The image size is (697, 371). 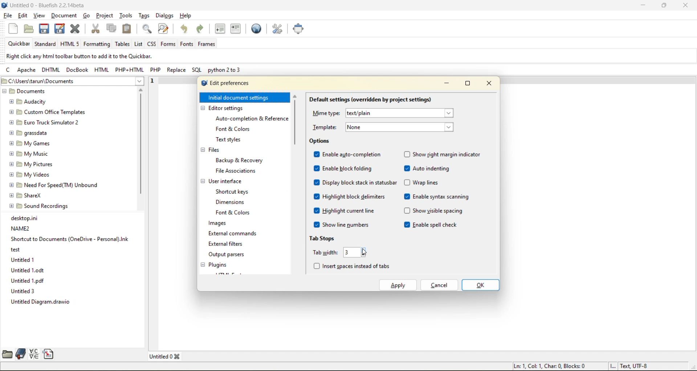 I want to click on external filters, so click(x=228, y=244).